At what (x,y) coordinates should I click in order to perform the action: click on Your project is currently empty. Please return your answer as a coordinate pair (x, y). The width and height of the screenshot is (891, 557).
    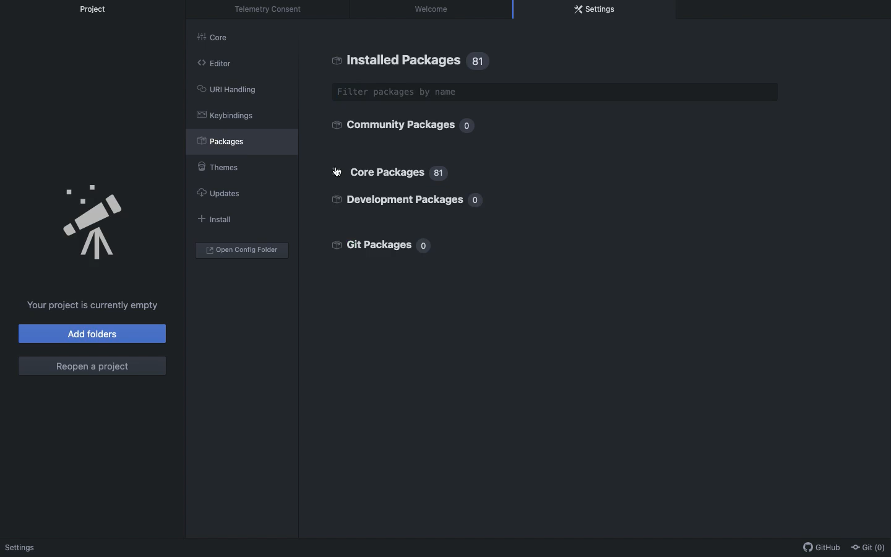
    Looking at the image, I should click on (93, 305).